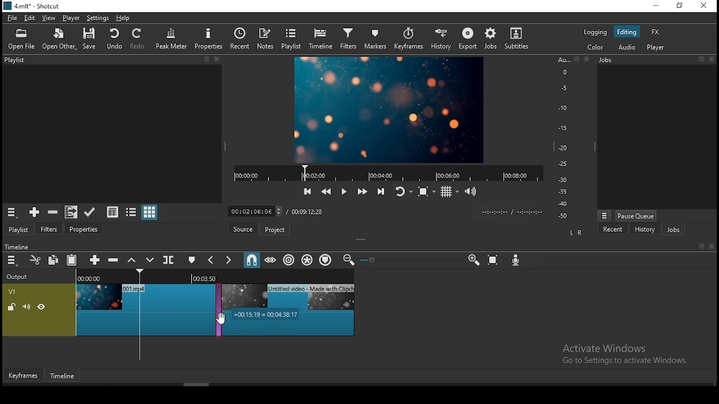 This screenshot has height=404, width=719. Describe the element at coordinates (344, 190) in the screenshot. I see `play/pause` at that location.